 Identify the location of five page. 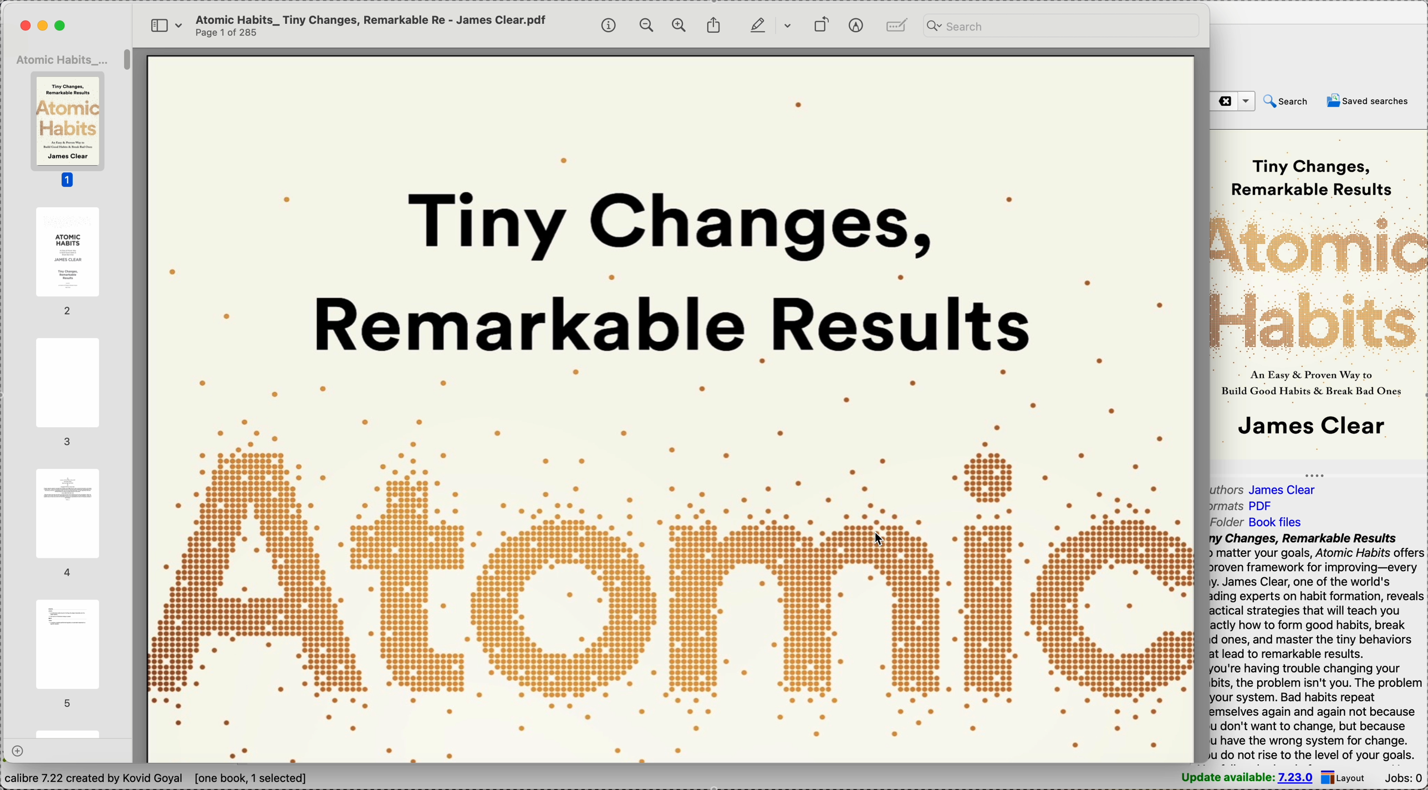
(66, 653).